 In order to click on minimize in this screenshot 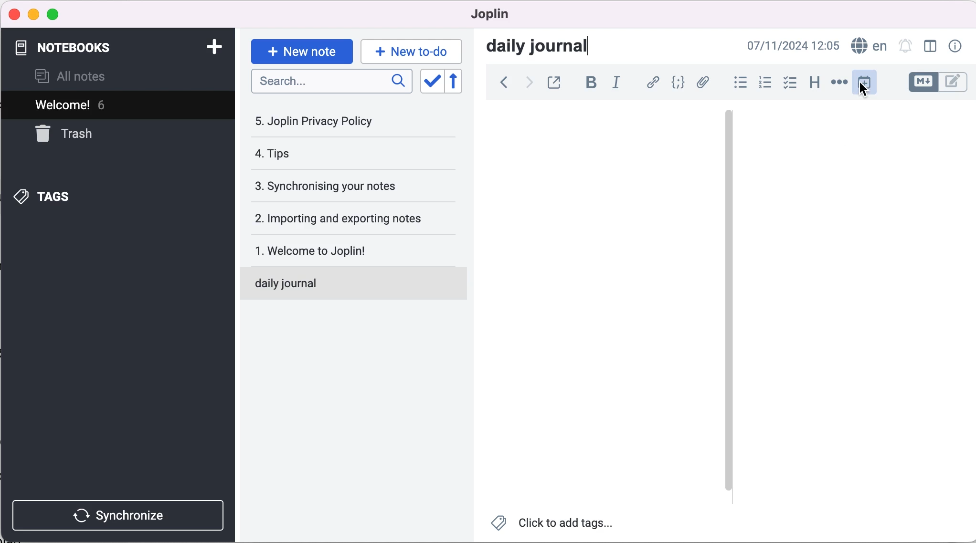, I will do `click(33, 14)`.